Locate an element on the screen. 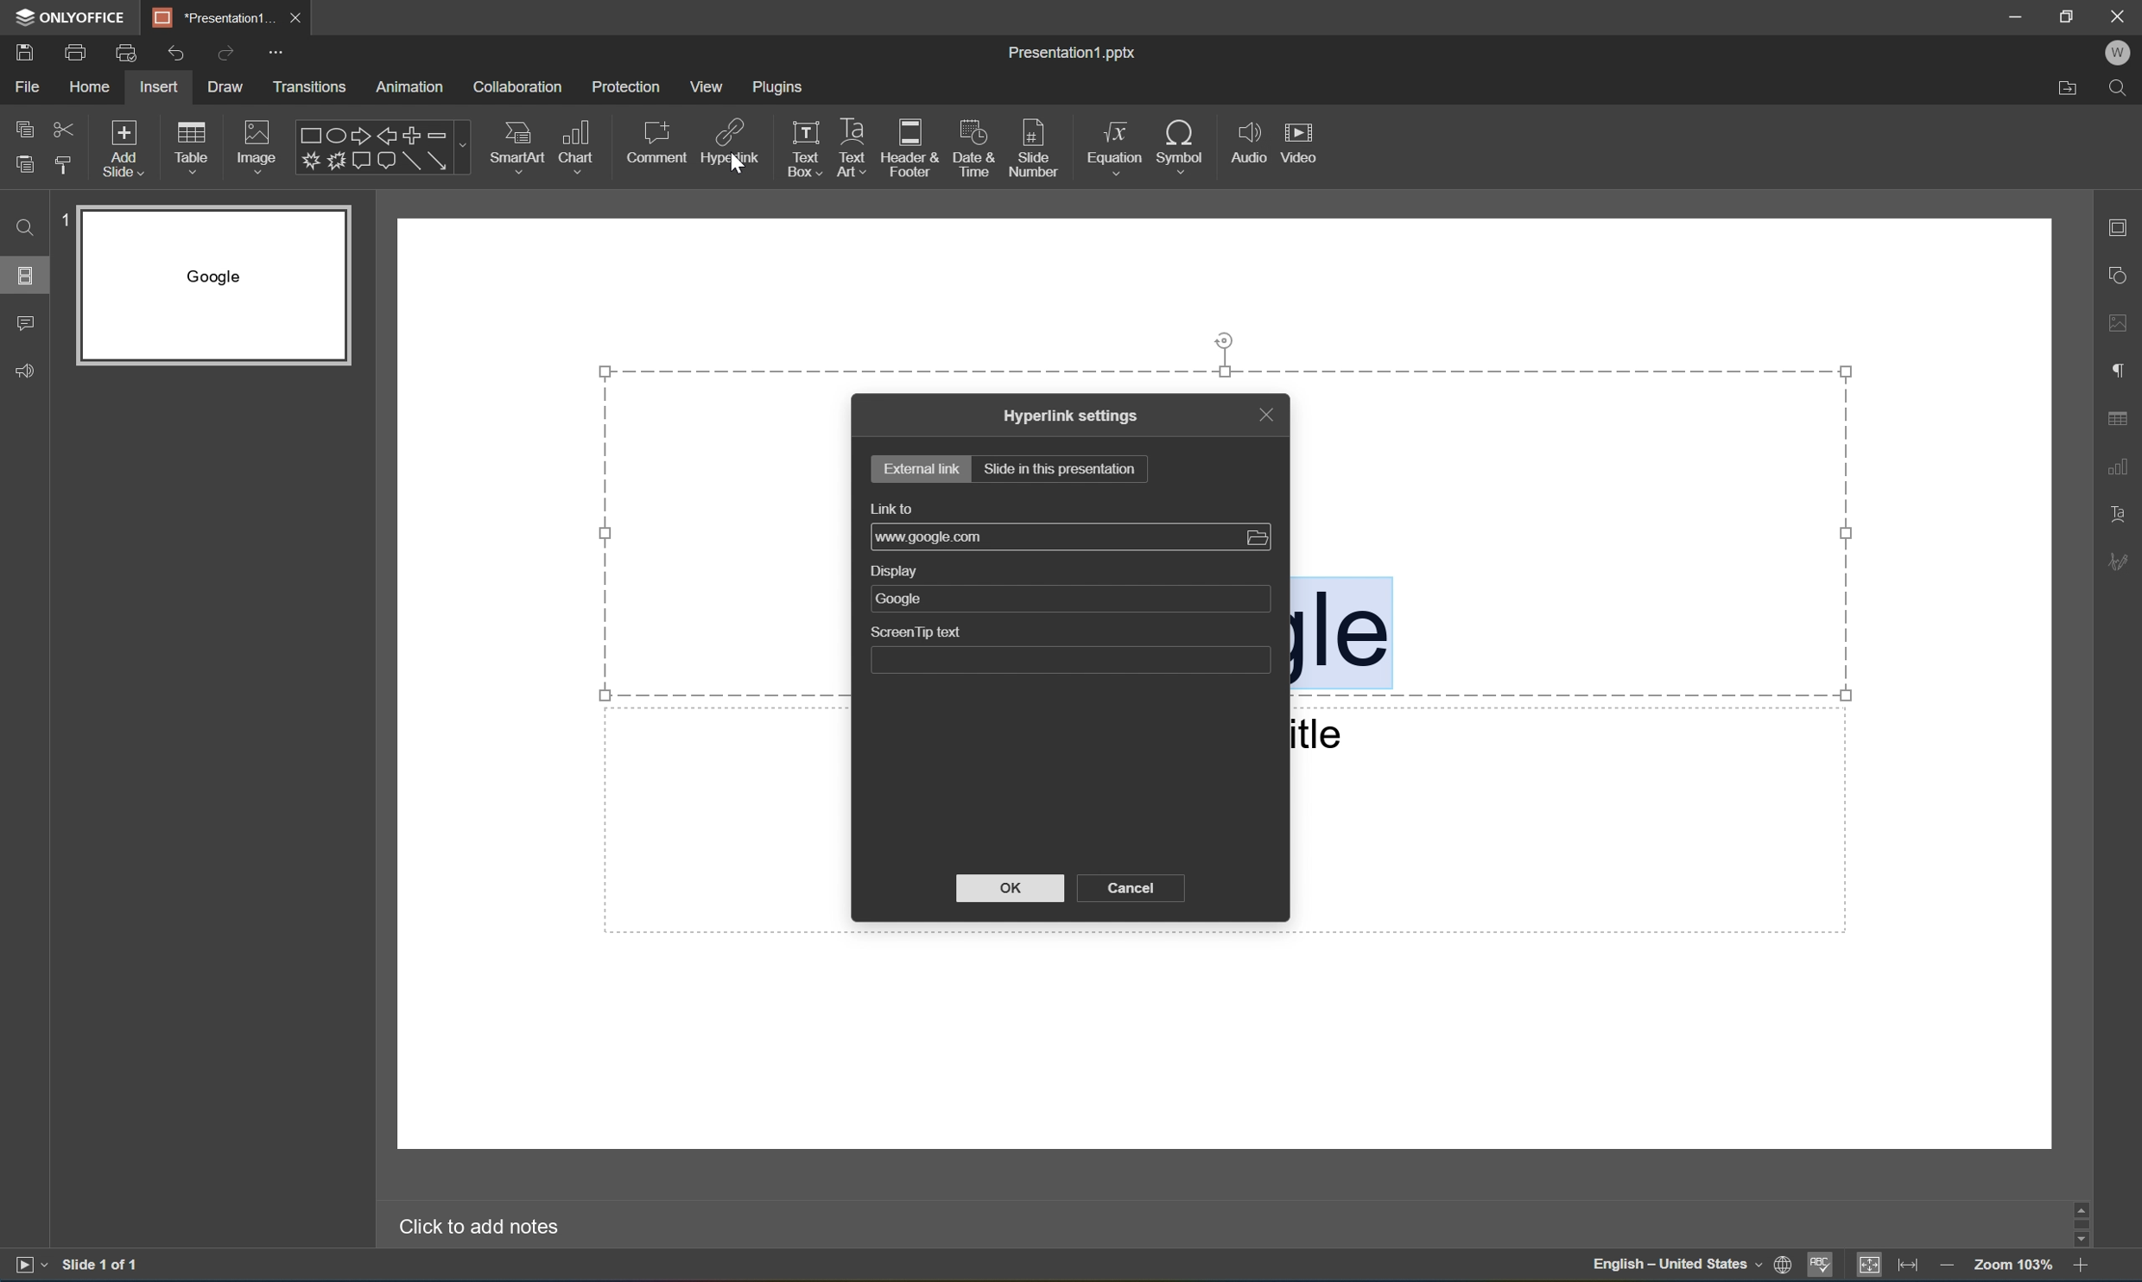 Image resolution: width=2142 pixels, height=1282 pixels. Customize Quick Access Toolbar is located at coordinates (276, 53).